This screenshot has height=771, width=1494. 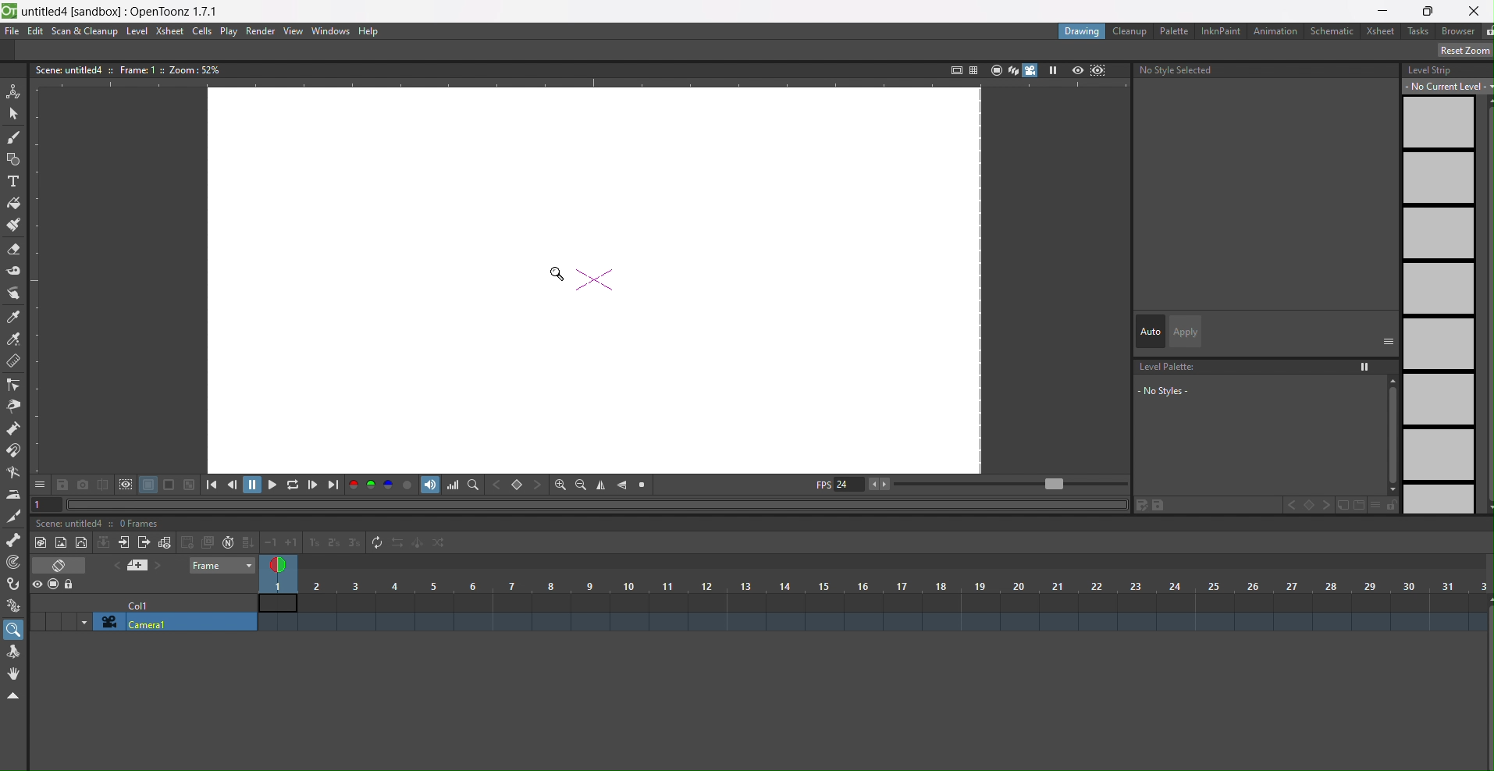 What do you see at coordinates (15, 385) in the screenshot?
I see `control point editor tool` at bounding box center [15, 385].